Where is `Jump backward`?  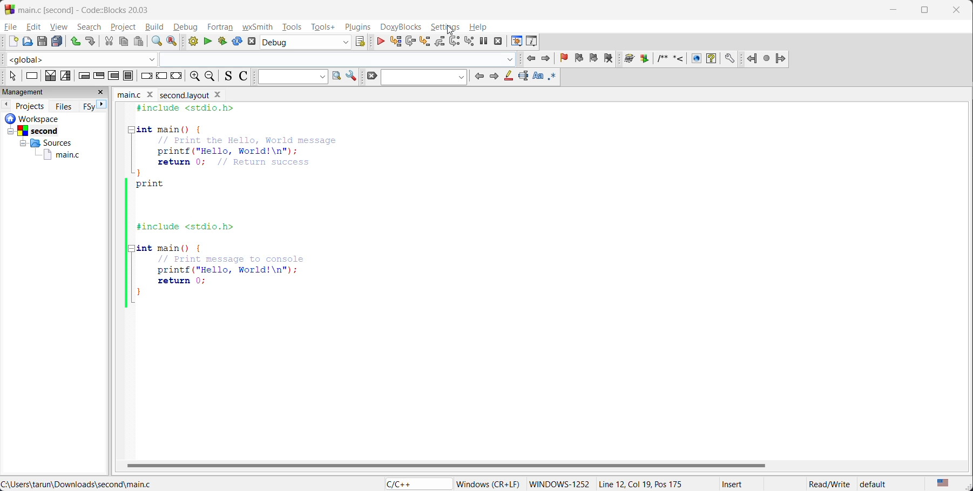 Jump backward is located at coordinates (752, 57).